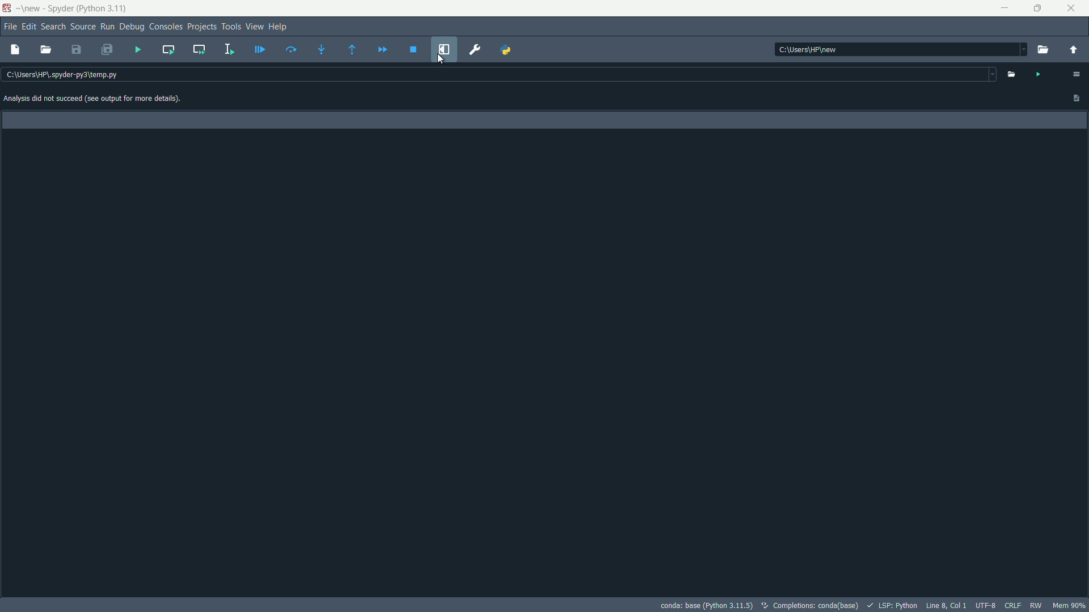  What do you see at coordinates (107, 27) in the screenshot?
I see `run menu` at bounding box center [107, 27].